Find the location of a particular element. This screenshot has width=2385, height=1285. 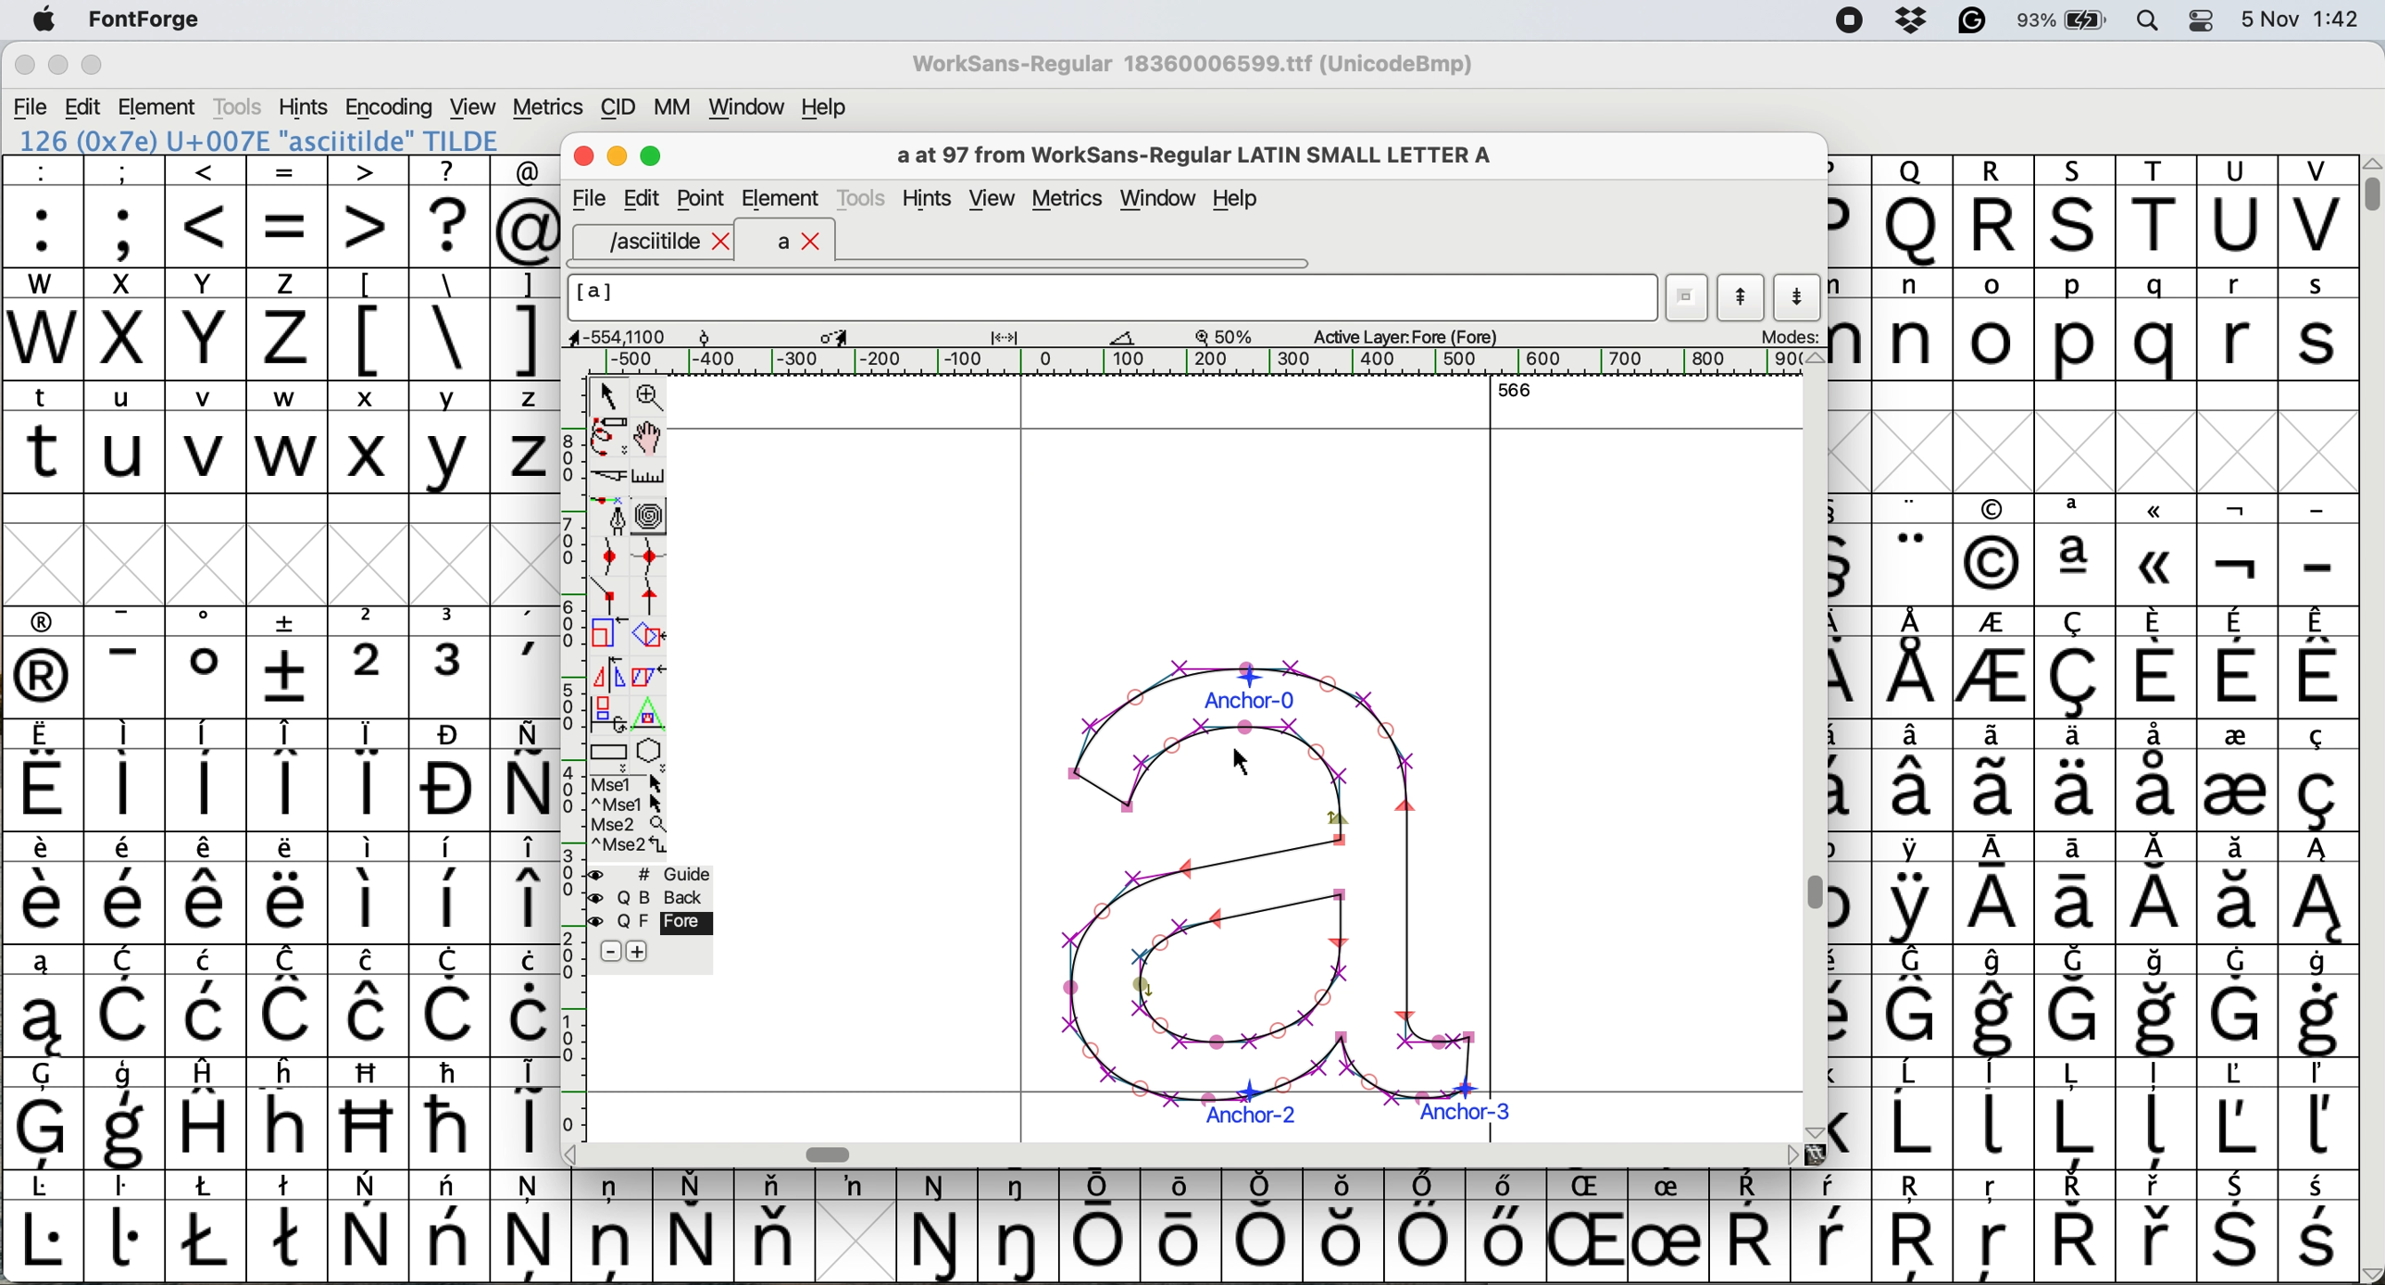

V is located at coordinates (2317, 212).